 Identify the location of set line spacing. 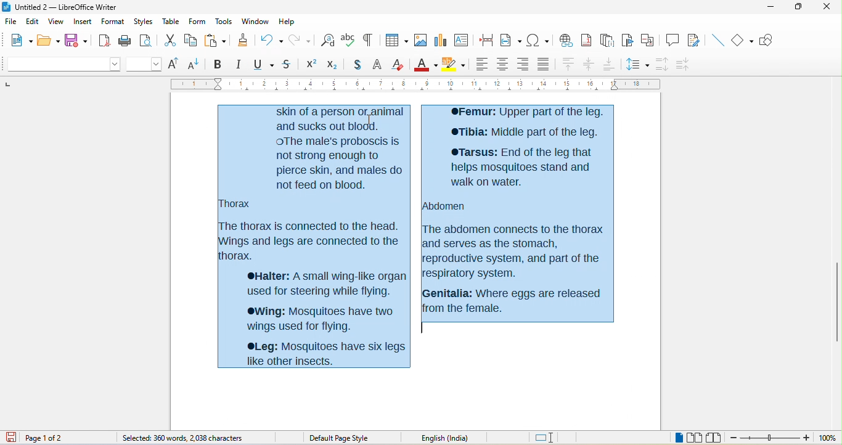
(637, 65).